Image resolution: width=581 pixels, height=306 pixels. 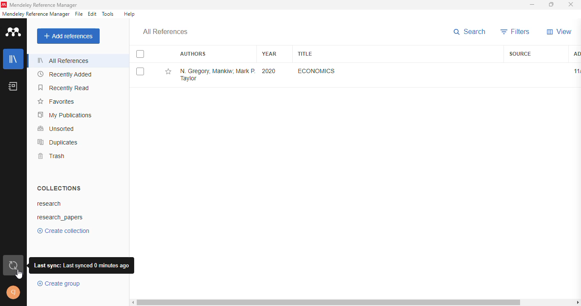 I want to click on cursor, so click(x=19, y=275).